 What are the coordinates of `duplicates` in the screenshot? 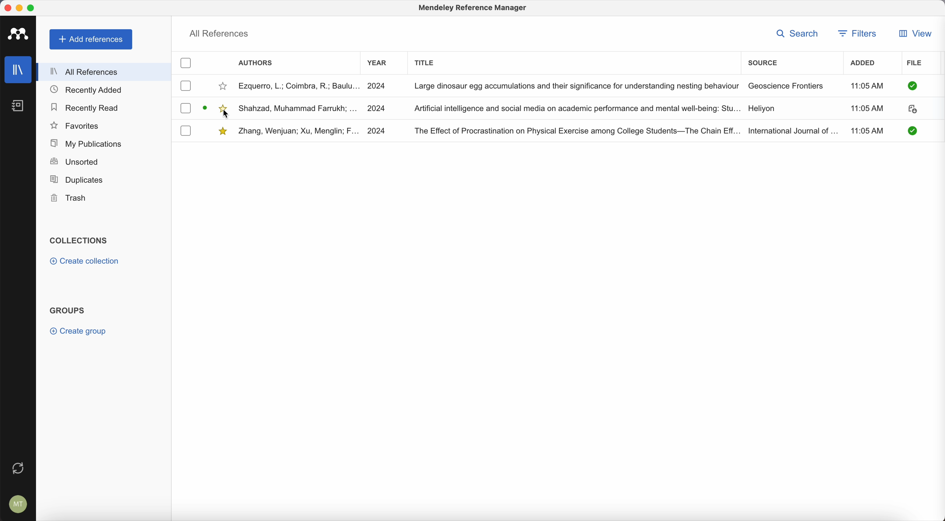 It's located at (77, 180).